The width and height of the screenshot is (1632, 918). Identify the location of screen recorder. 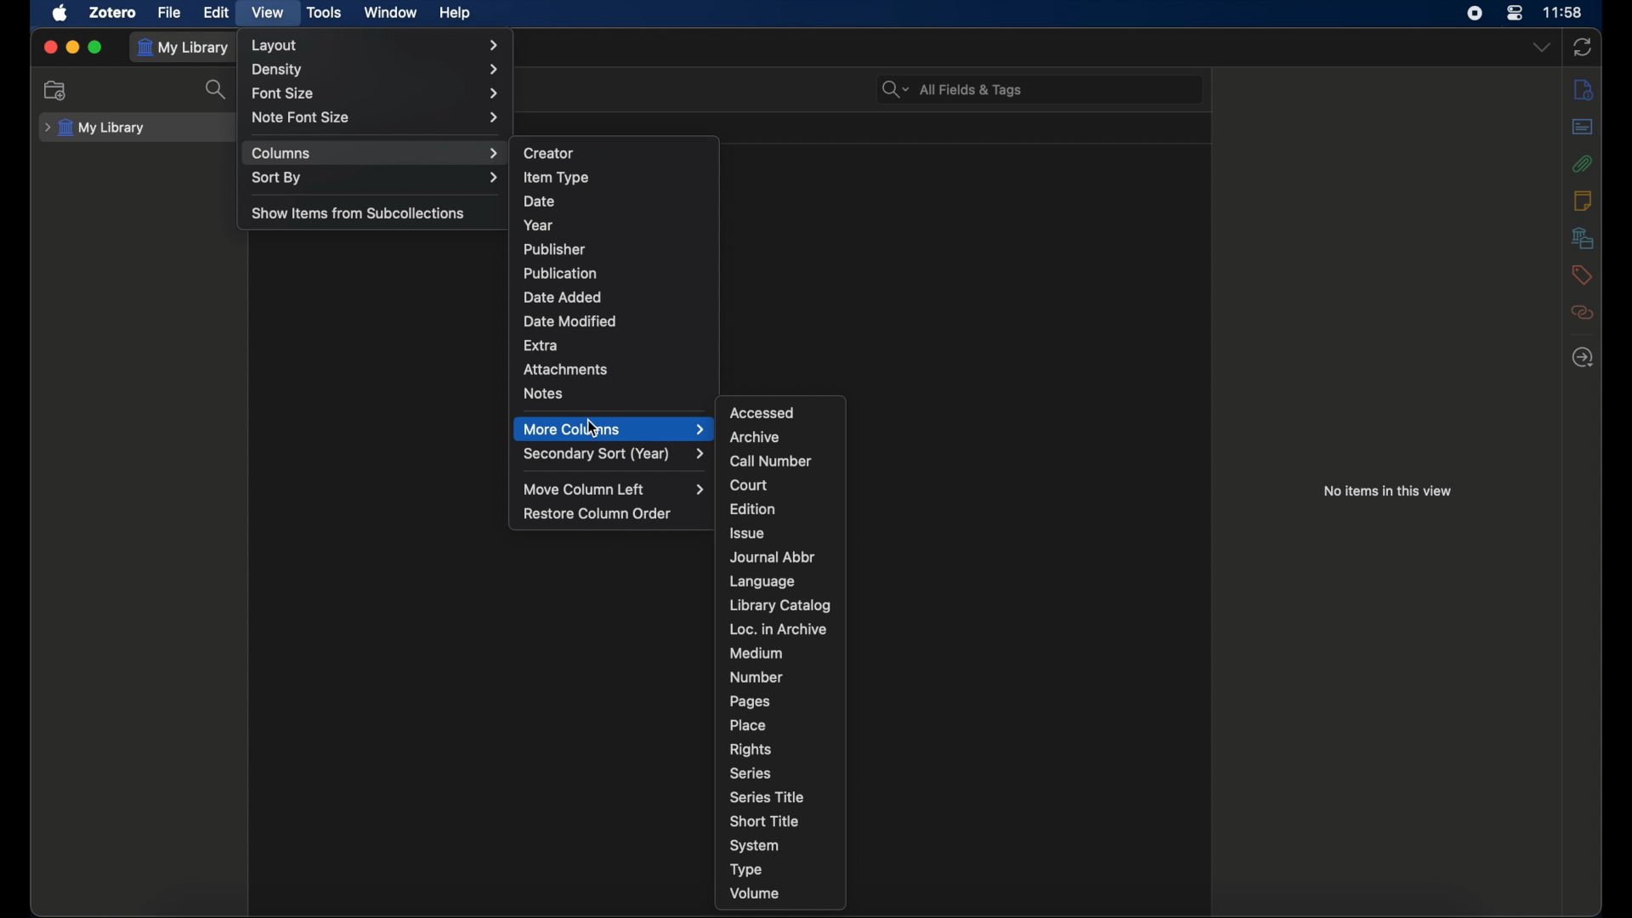
(1475, 13).